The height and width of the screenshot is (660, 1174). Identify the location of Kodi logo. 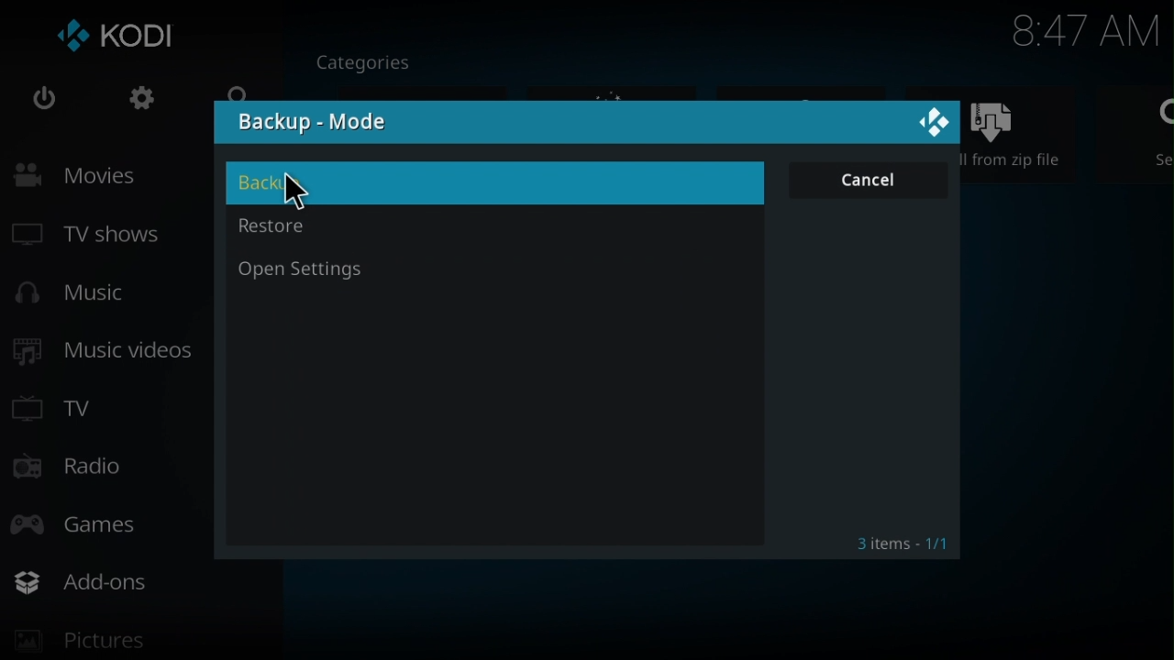
(118, 38).